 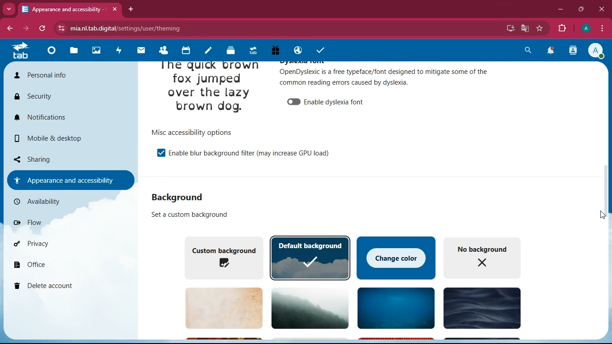 I want to click on close, so click(x=601, y=9).